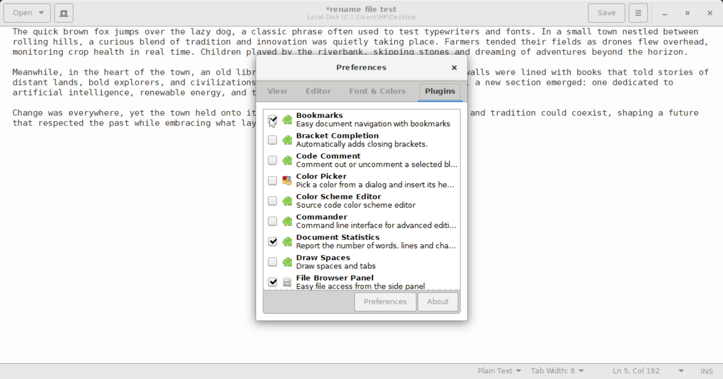 The image size is (723, 379). Describe the element at coordinates (707, 372) in the screenshot. I see `Input Mode` at that location.